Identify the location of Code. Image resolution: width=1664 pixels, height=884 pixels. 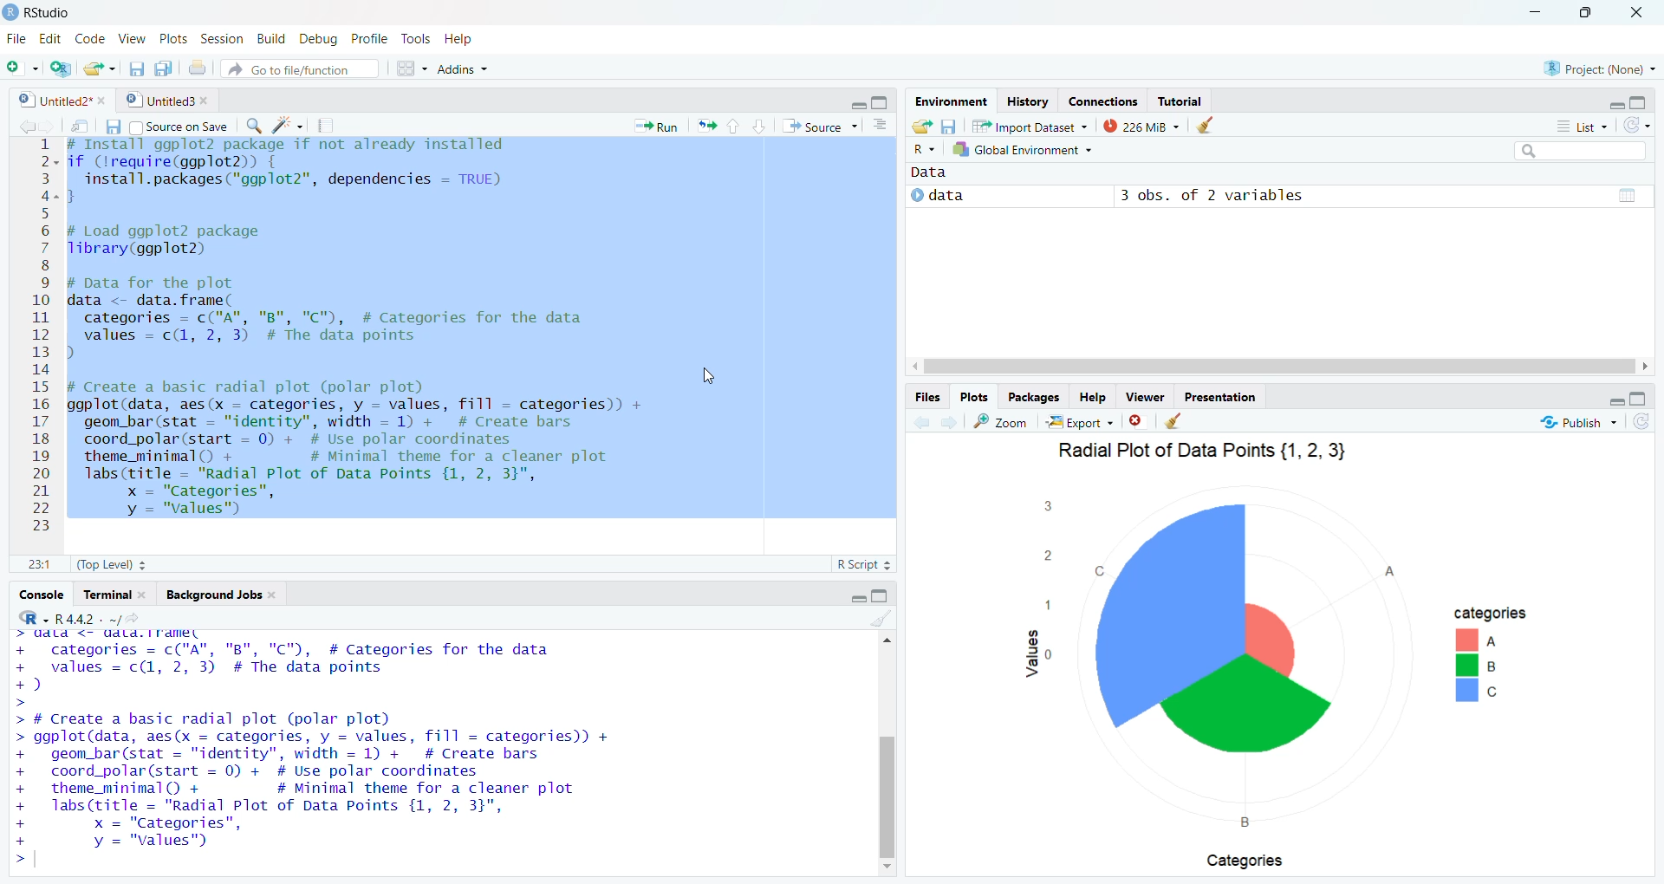
(87, 40).